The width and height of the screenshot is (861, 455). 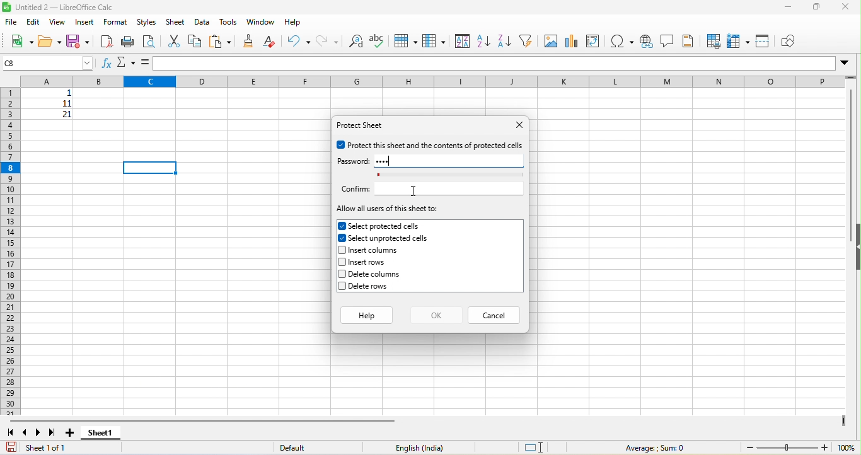 What do you see at coordinates (852, 79) in the screenshot?
I see `drag to view more rows` at bounding box center [852, 79].